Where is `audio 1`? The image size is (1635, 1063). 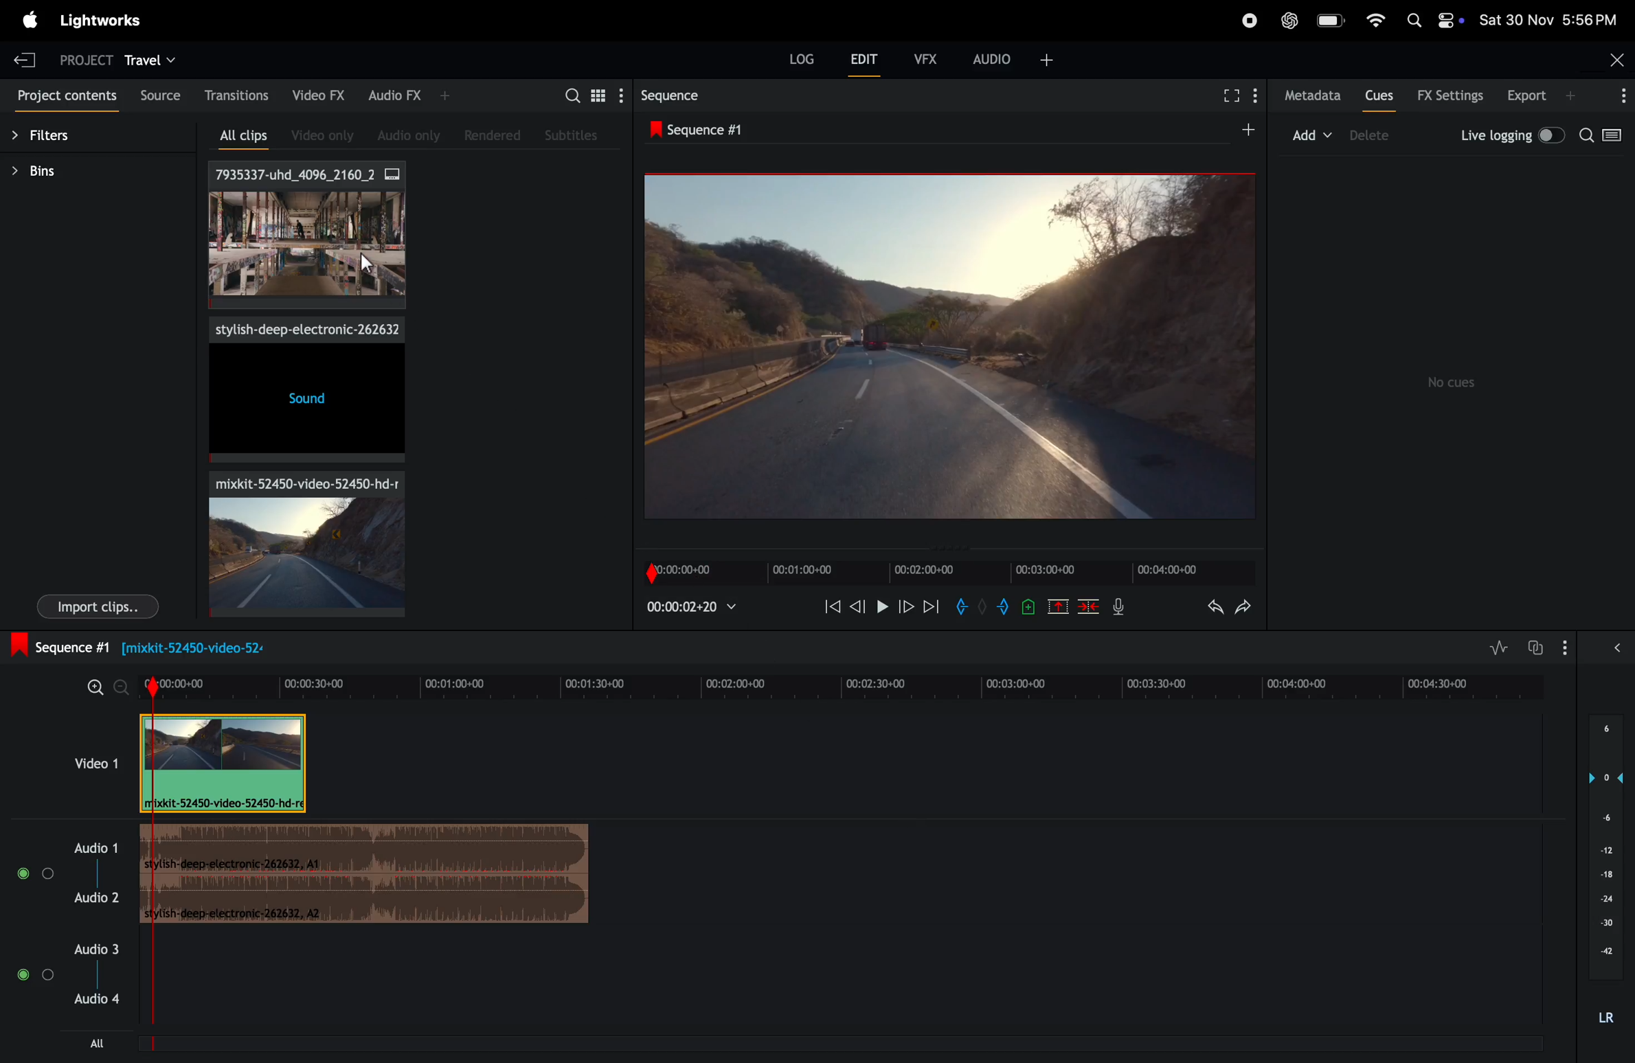 audio 1 is located at coordinates (65, 871).